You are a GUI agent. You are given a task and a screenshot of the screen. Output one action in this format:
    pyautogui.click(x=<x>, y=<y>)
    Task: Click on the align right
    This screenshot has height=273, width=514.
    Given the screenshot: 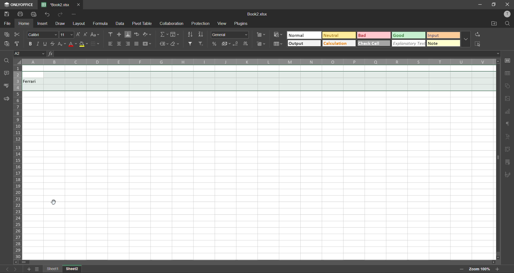 What is the action you would take?
    pyautogui.click(x=128, y=44)
    